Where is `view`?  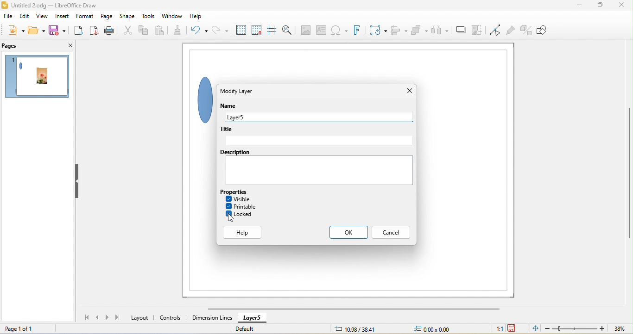
view is located at coordinates (42, 17).